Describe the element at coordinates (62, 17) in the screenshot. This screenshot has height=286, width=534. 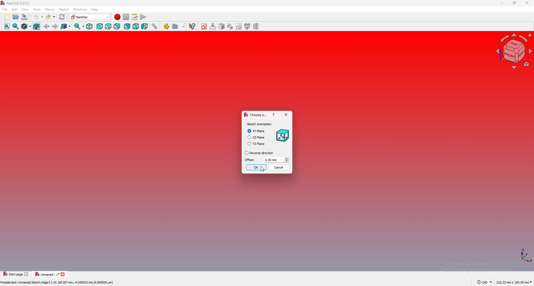
I see `refresh` at that location.